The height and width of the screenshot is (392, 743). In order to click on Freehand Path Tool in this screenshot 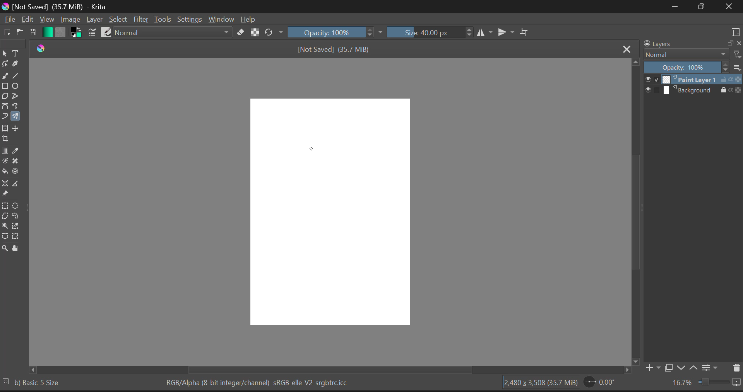, I will do `click(17, 105)`.